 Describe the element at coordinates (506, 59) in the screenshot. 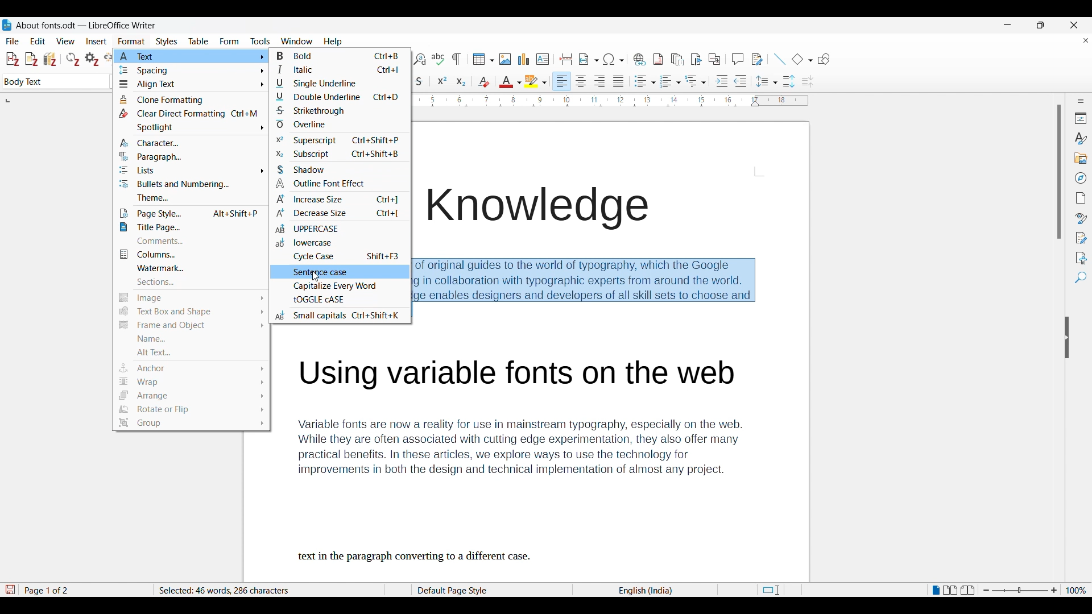

I see `Insert image` at that location.